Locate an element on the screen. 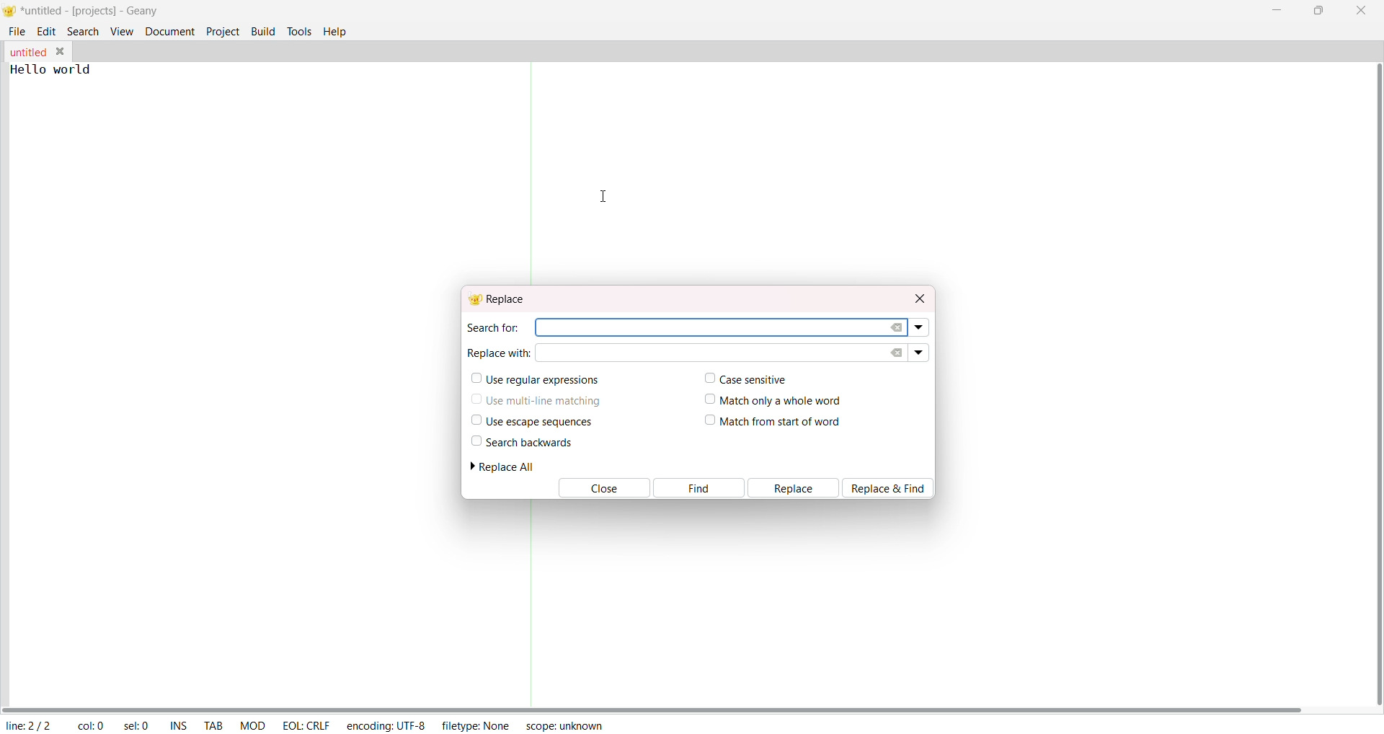  minimize is located at coordinates (1280, 9).